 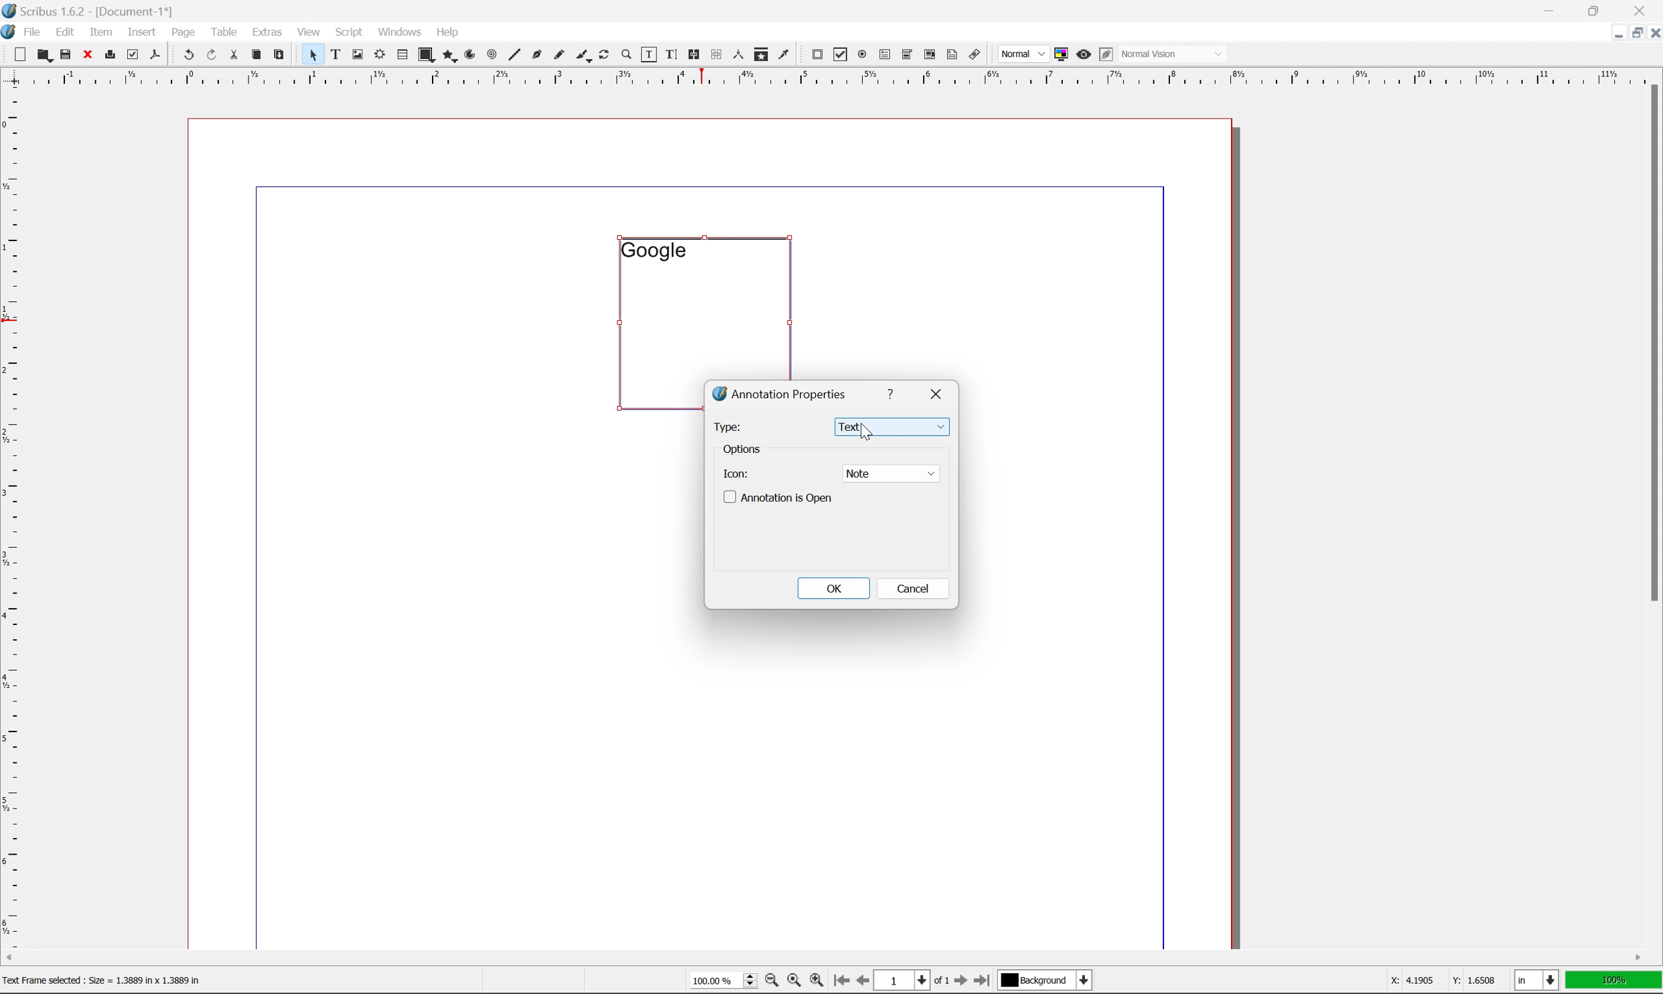 I want to click on cut, so click(x=234, y=54).